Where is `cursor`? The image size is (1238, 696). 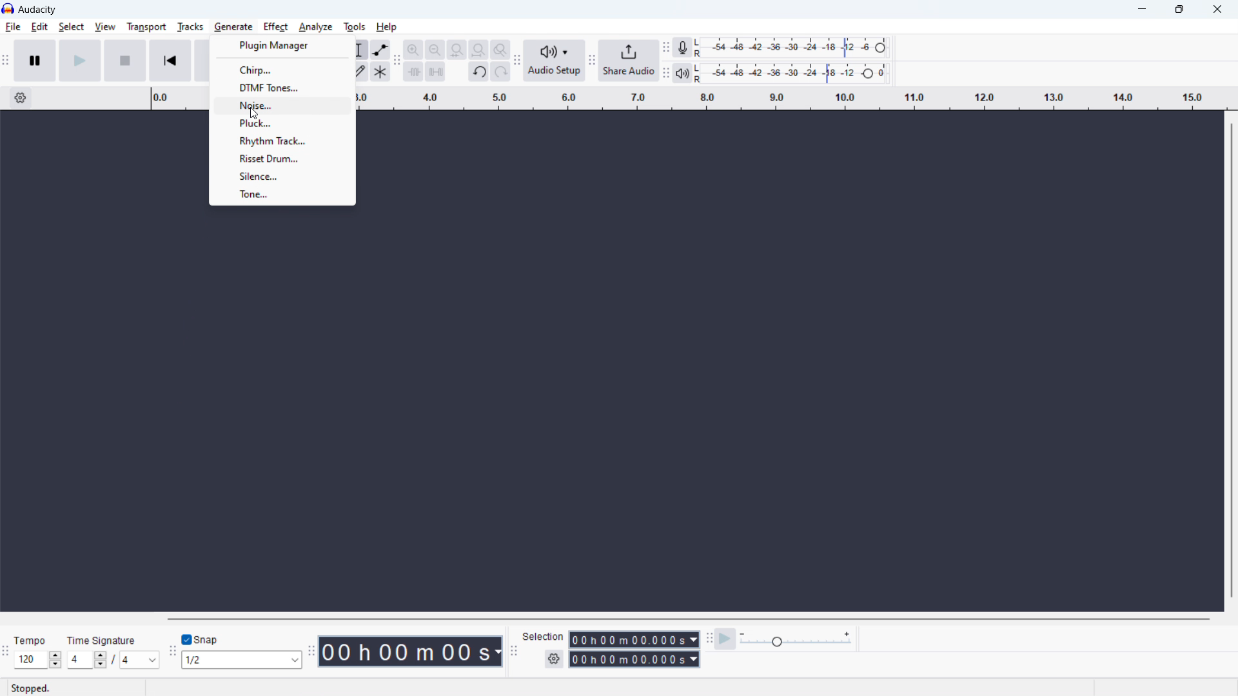
cursor is located at coordinates (255, 115).